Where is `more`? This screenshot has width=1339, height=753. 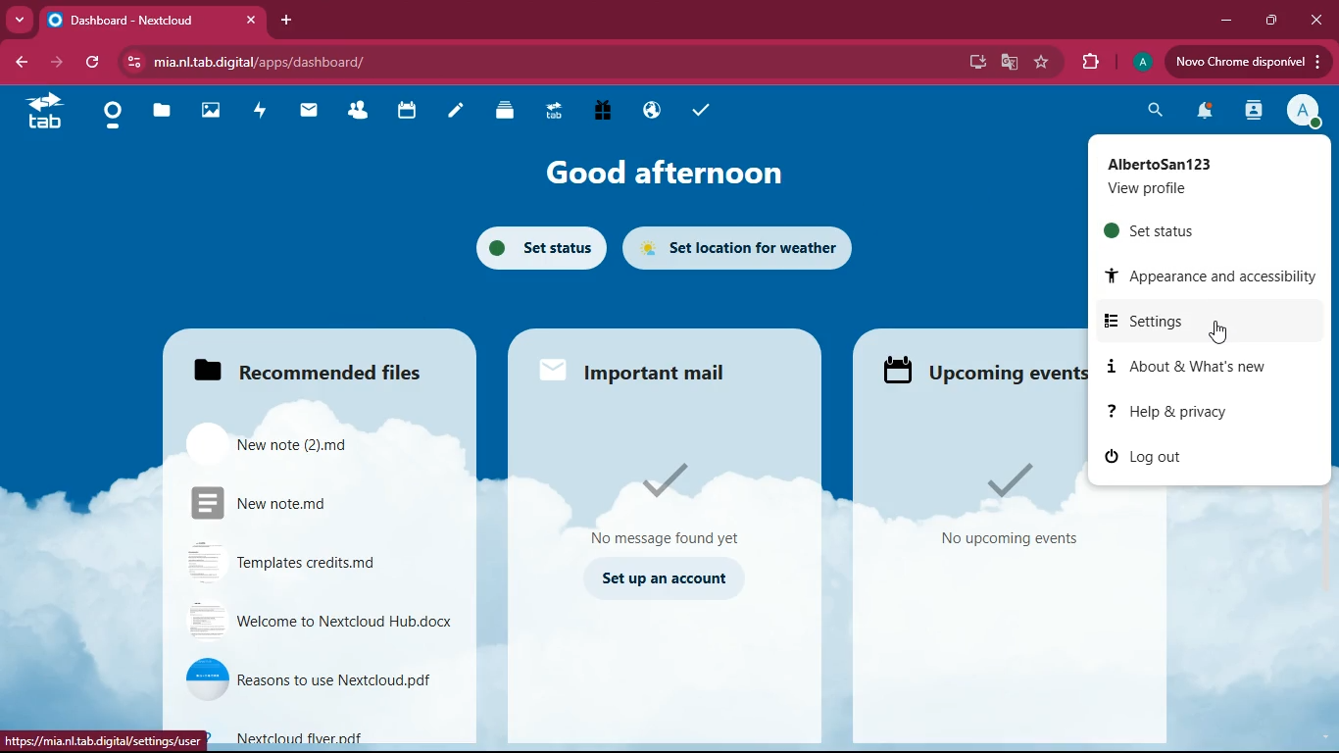
more is located at coordinates (16, 21).